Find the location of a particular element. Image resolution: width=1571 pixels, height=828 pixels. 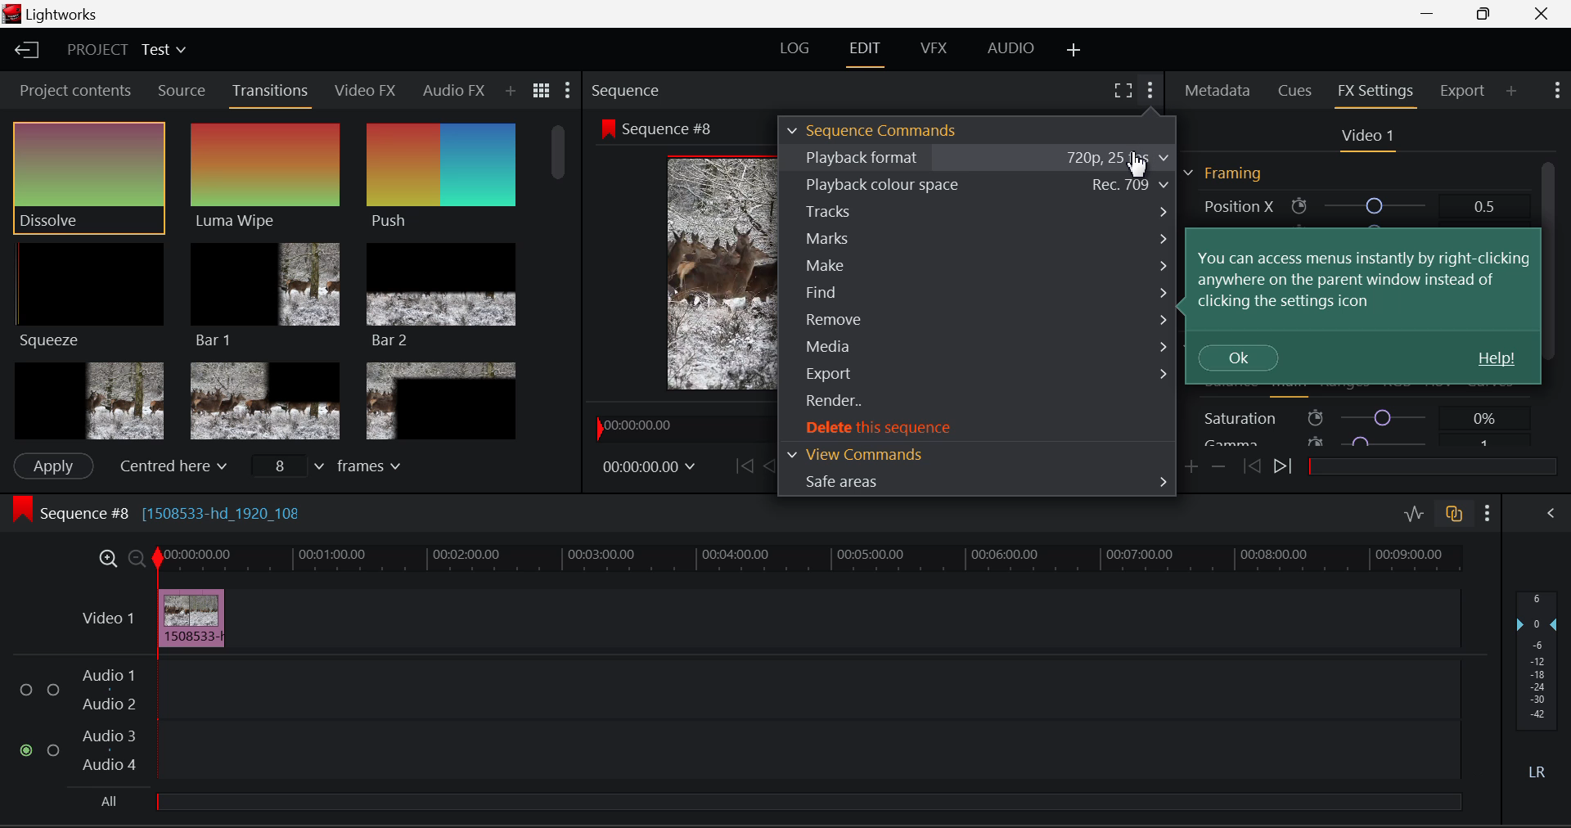

Add keyframe is located at coordinates (1190, 468).